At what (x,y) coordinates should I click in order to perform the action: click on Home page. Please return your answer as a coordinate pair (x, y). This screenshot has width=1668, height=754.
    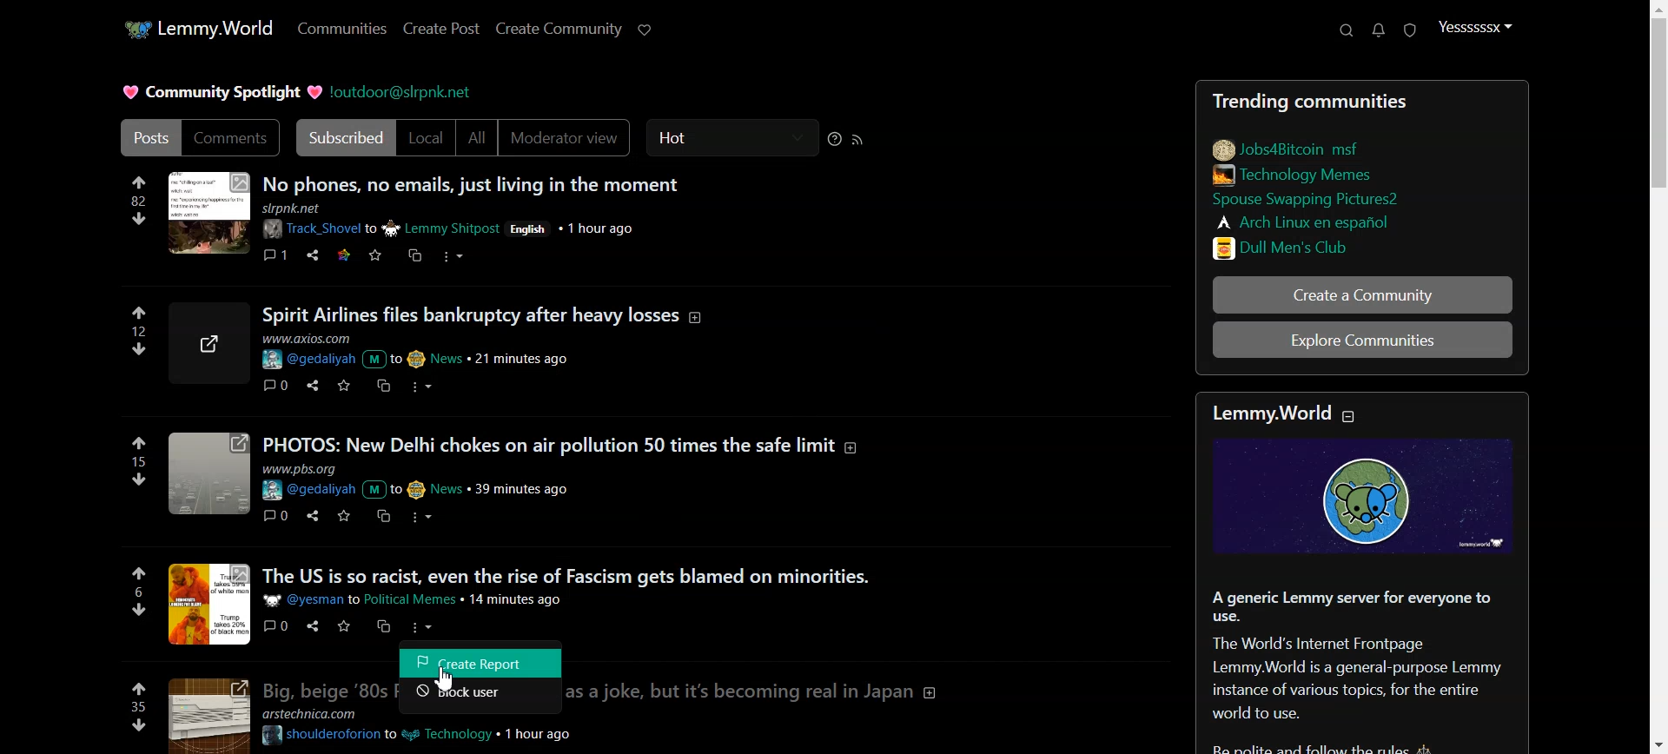
    Looking at the image, I should click on (195, 27).